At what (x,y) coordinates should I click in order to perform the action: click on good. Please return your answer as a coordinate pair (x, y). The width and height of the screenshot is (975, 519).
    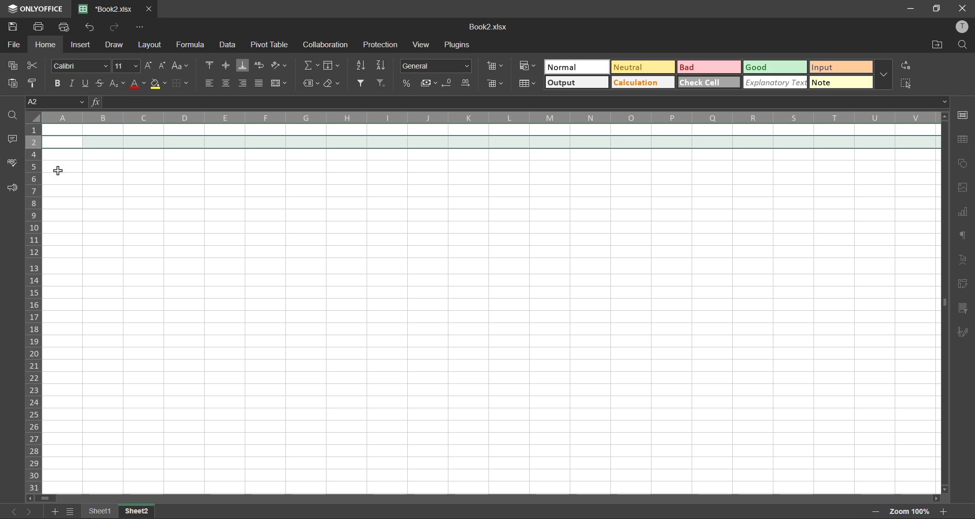
    Looking at the image, I should click on (776, 66).